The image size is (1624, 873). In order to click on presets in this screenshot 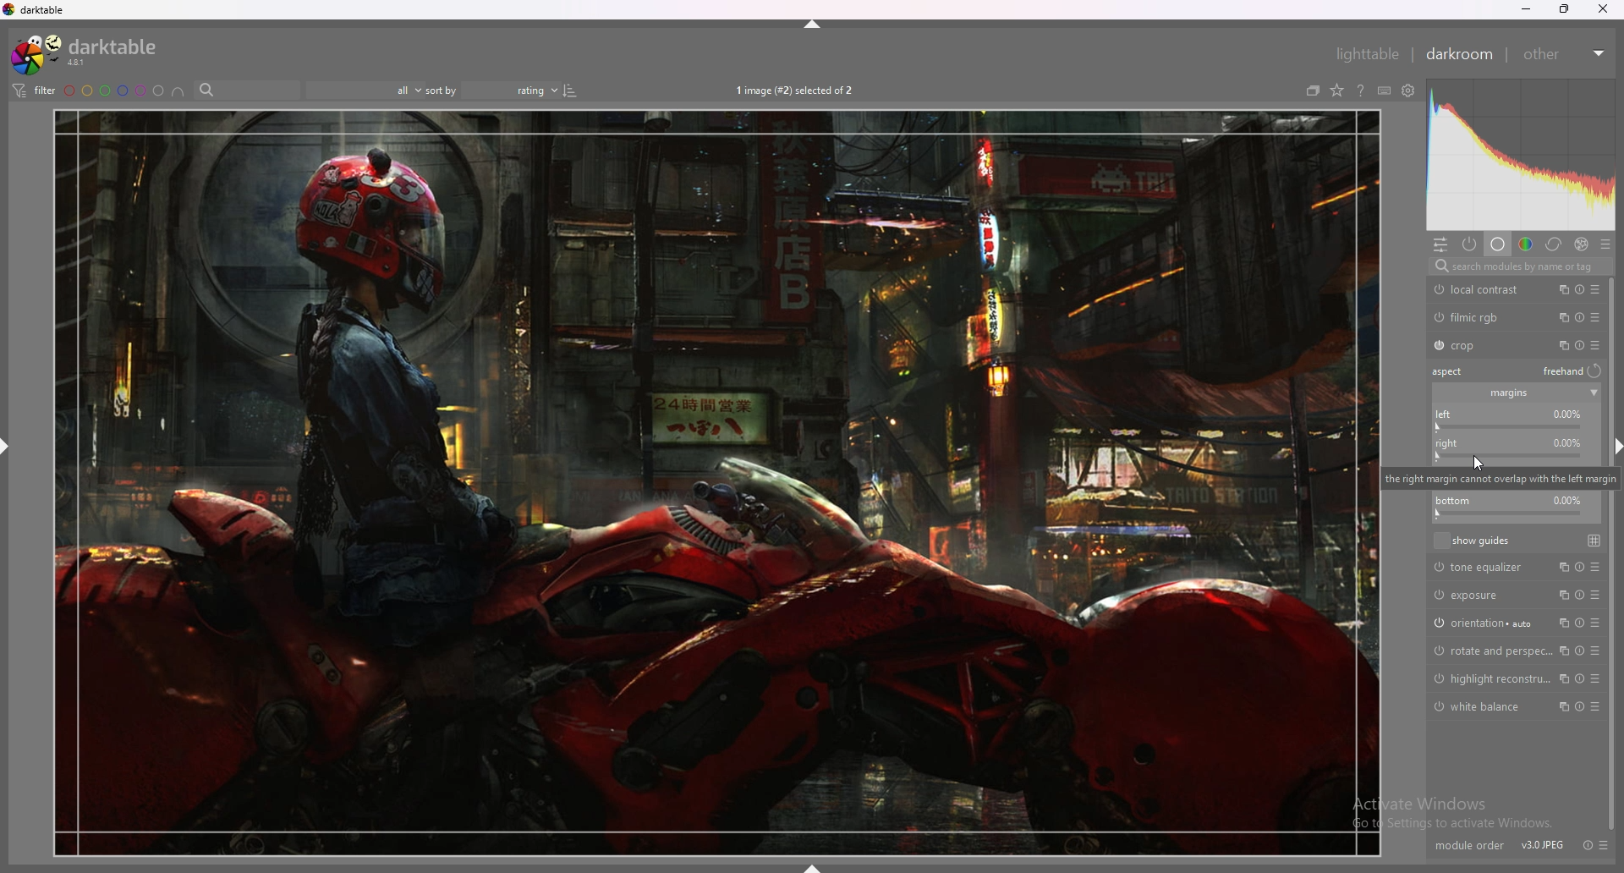, I will do `click(1598, 678)`.